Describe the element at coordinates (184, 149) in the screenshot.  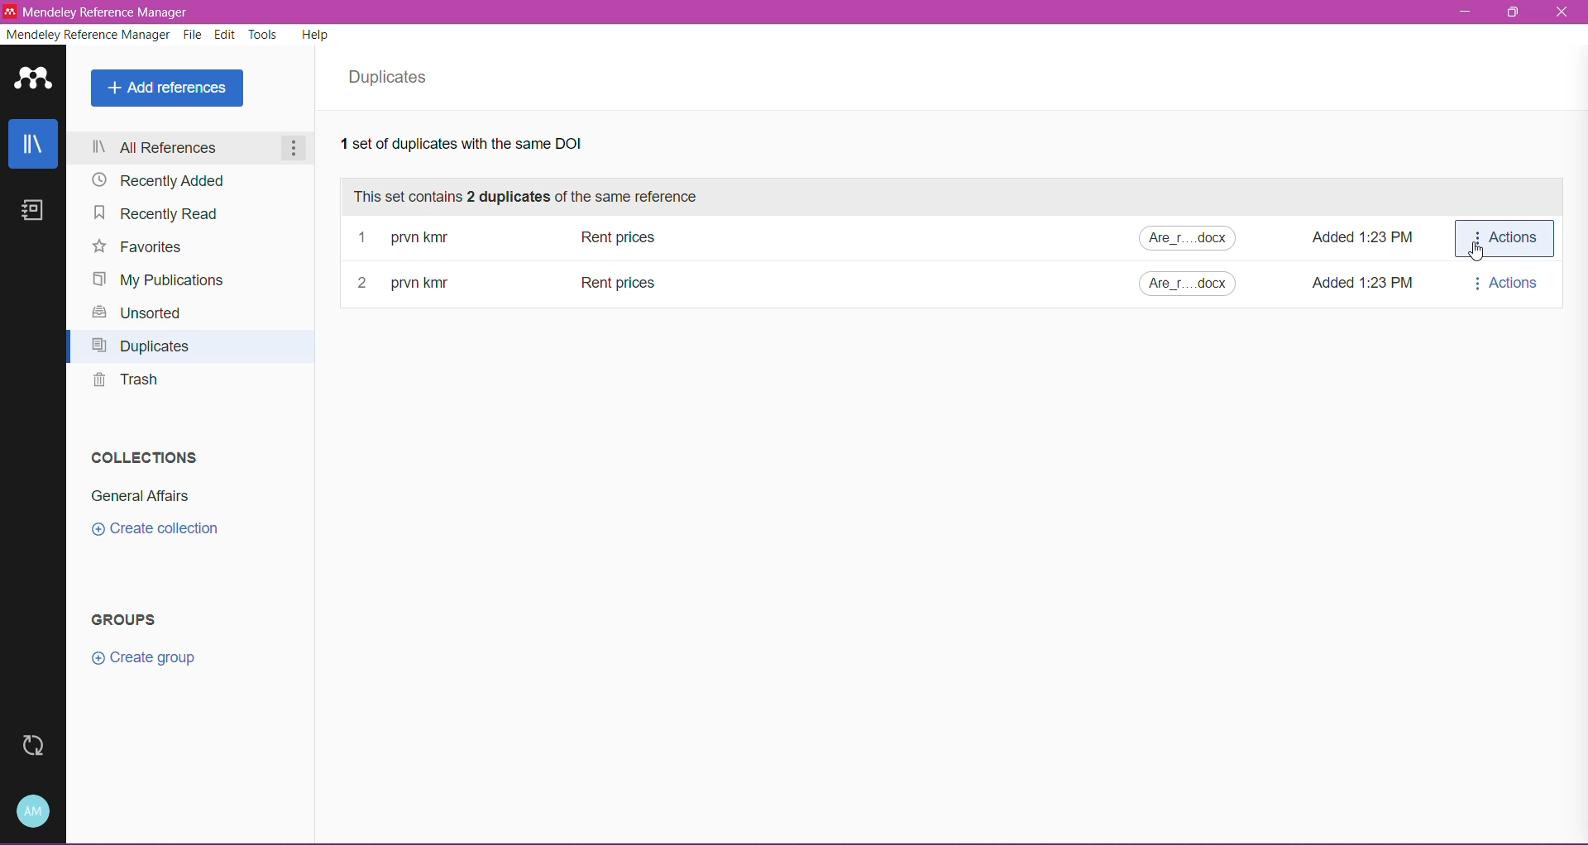
I see `All References` at that location.